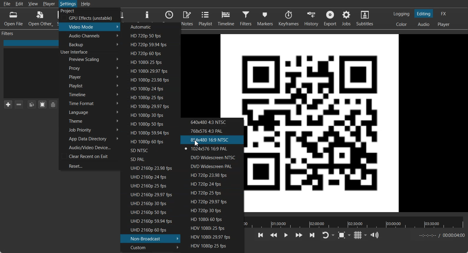 The width and height of the screenshot is (468, 253). Describe the element at coordinates (212, 149) in the screenshot. I see `1024x576 16:9 PAL` at that location.